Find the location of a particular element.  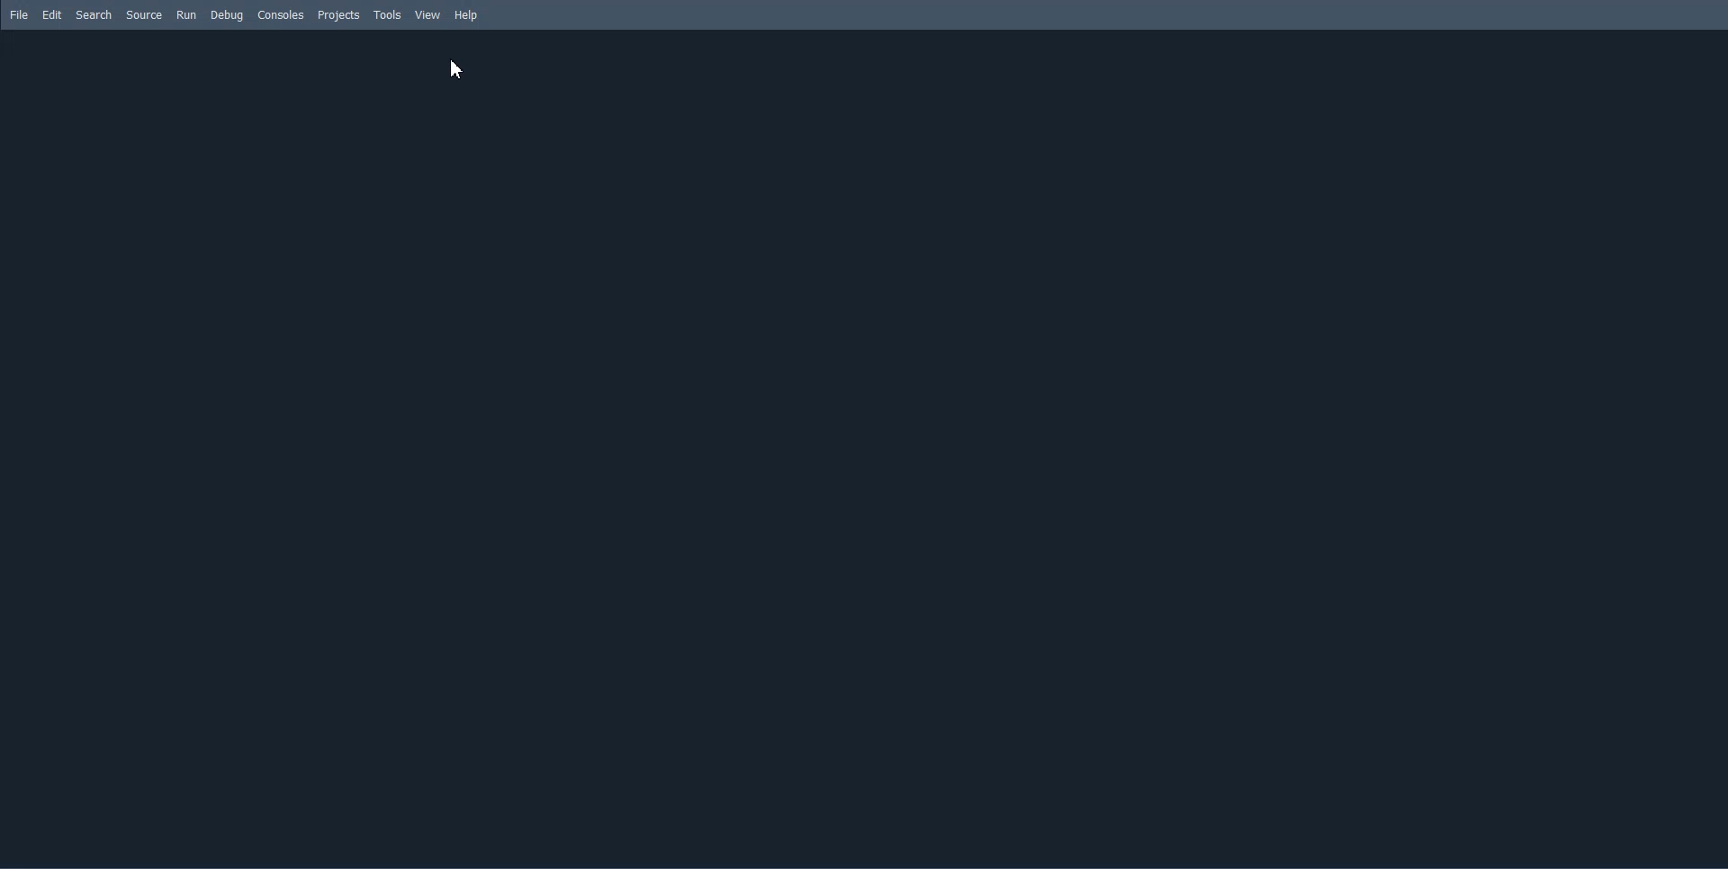

Source is located at coordinates (143, 14).